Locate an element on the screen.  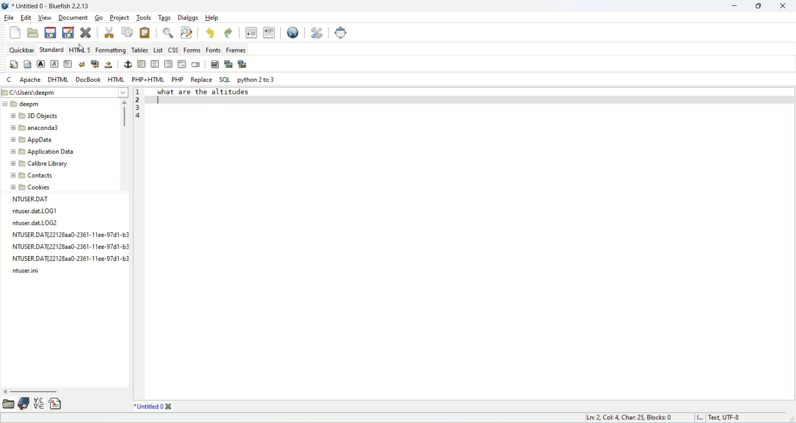
cookies is located at coordinates (32, 187).